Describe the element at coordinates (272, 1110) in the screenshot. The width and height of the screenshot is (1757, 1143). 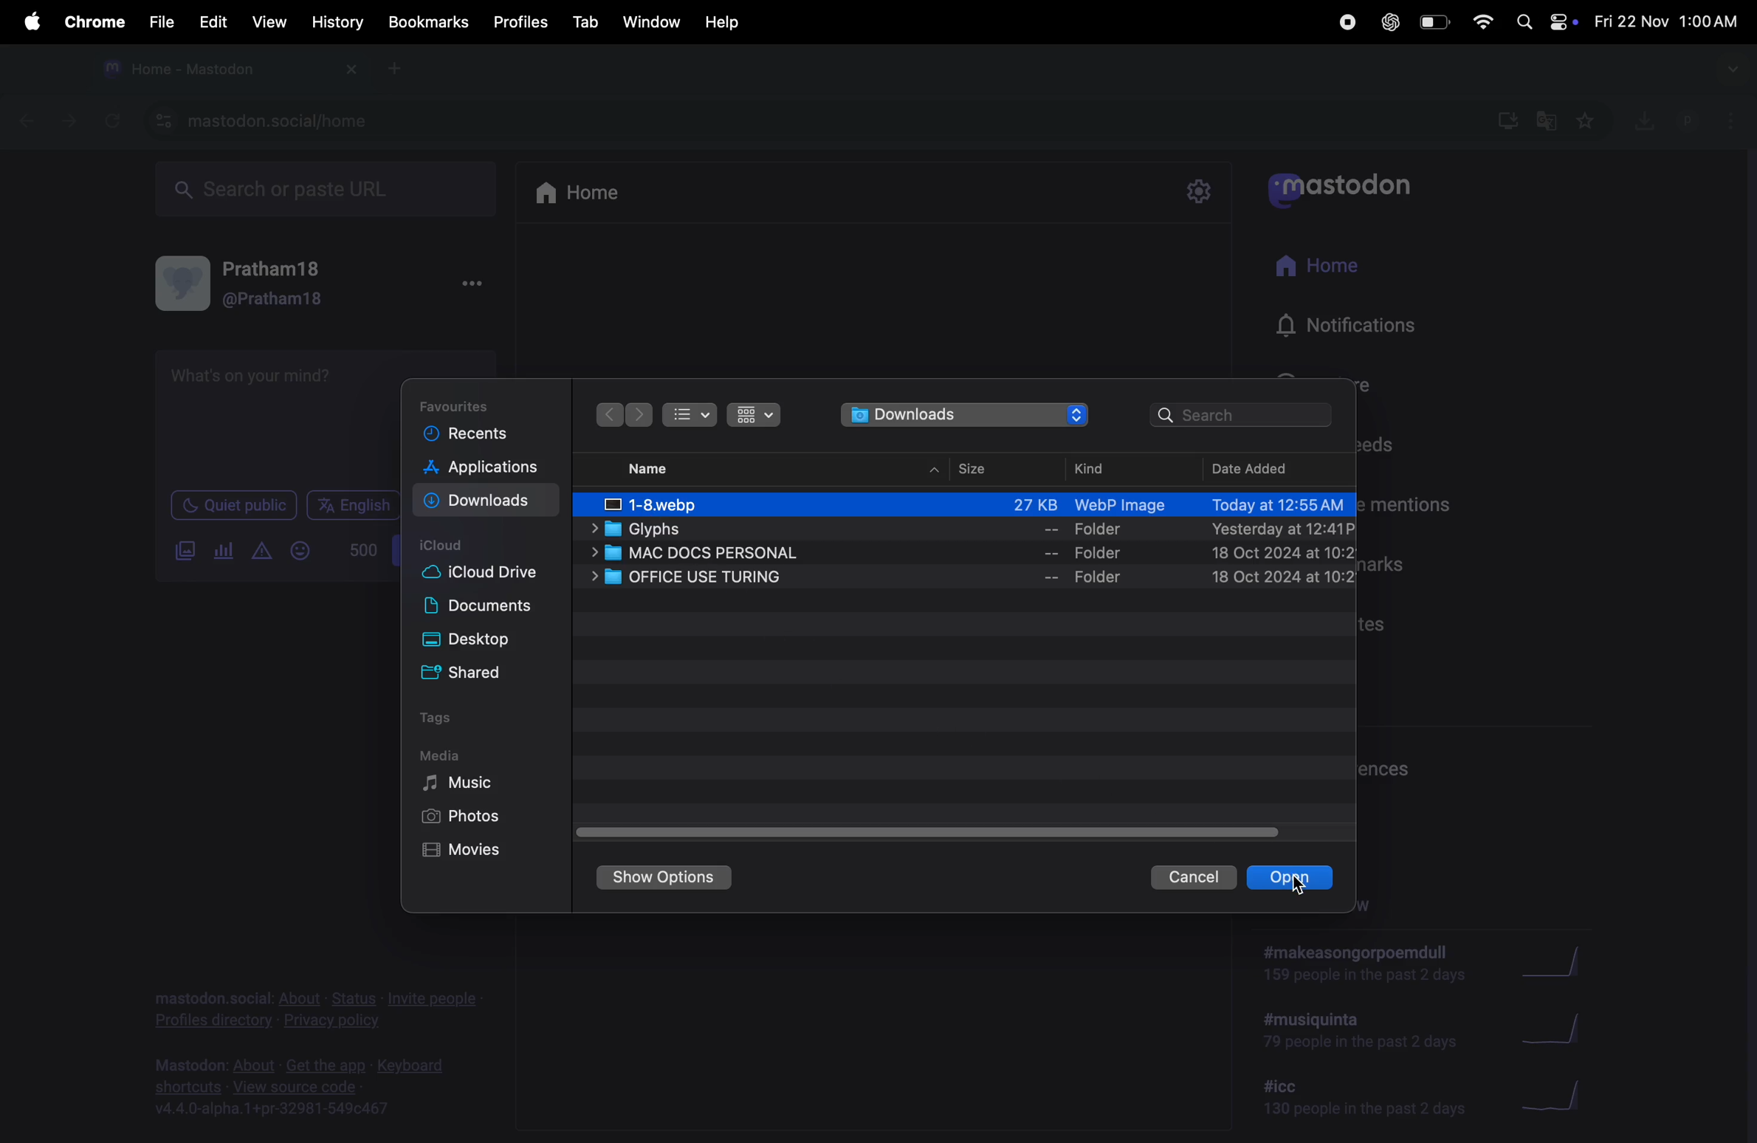
I see `v4.4.0-alpha.1+pr-32981-549c467` at that location.